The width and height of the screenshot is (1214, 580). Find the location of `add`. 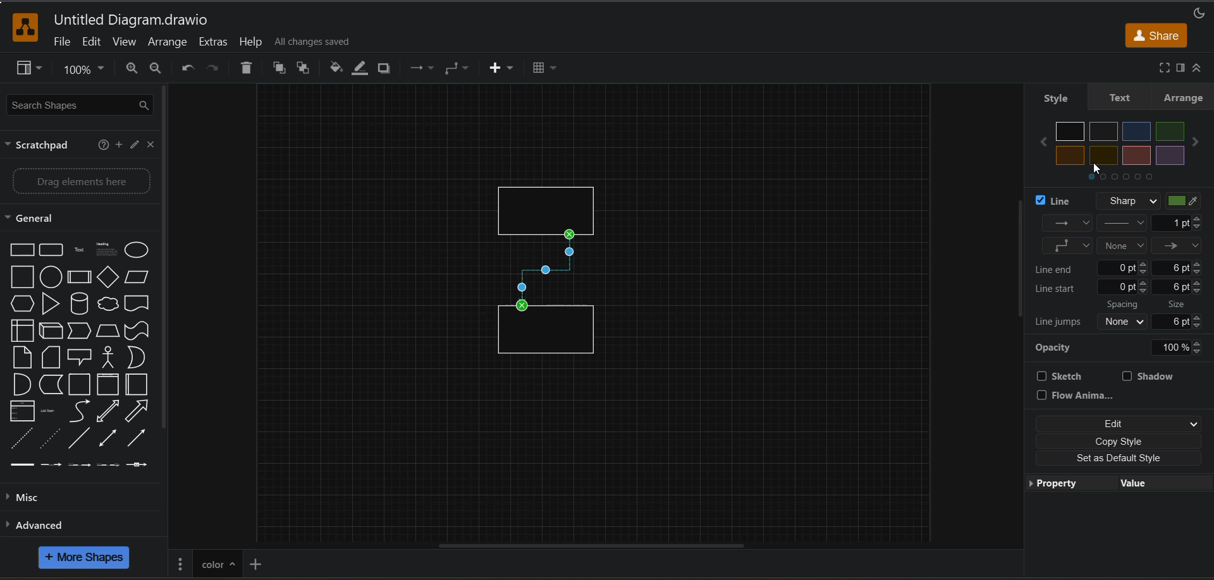

add is located at coordinates (120, 145).